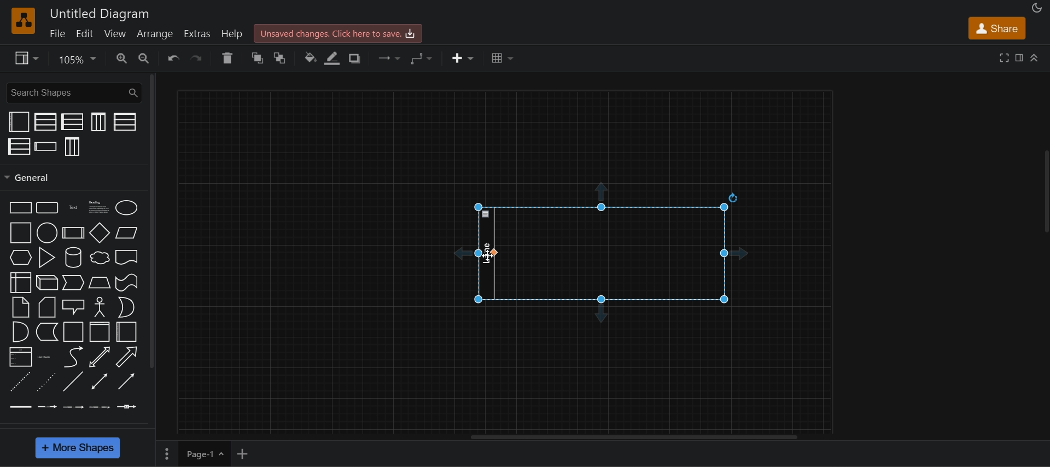 This screenshot has height=467, width=1050. What do you see at coordinates (46, 283) in the screenshot?
I see `cube ` at bounding box center [46, 283].